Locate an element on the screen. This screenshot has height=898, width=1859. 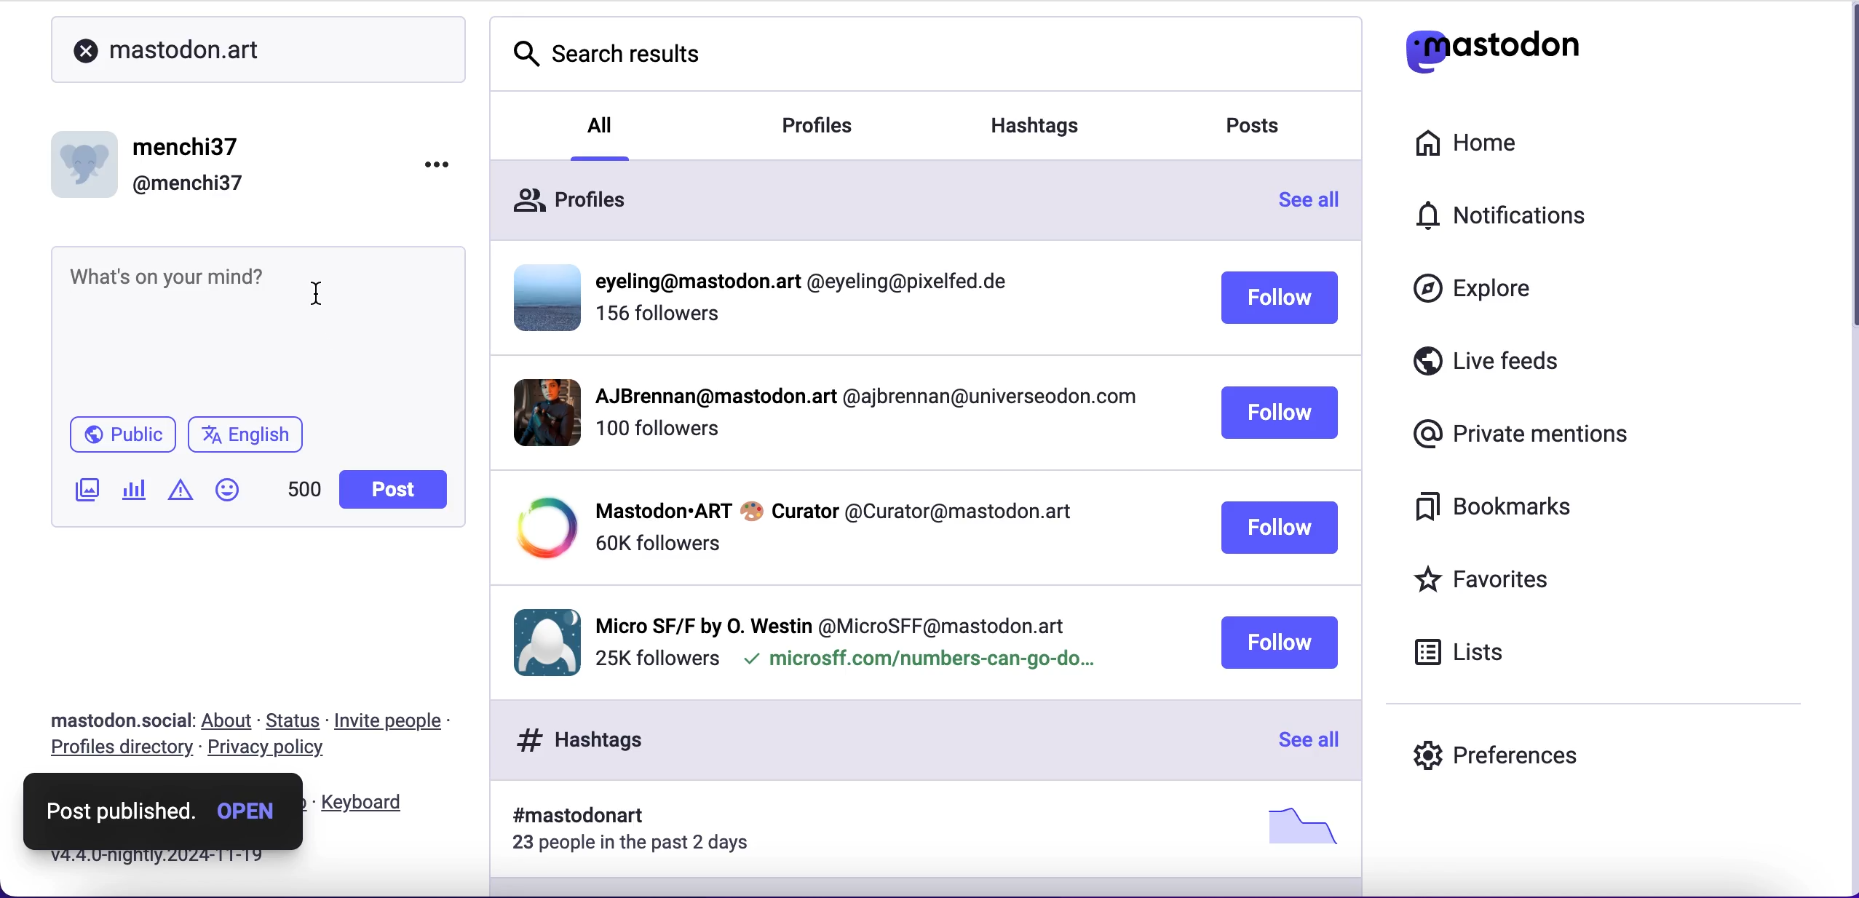
mastodon logo is located at coordinates (1498, 45).